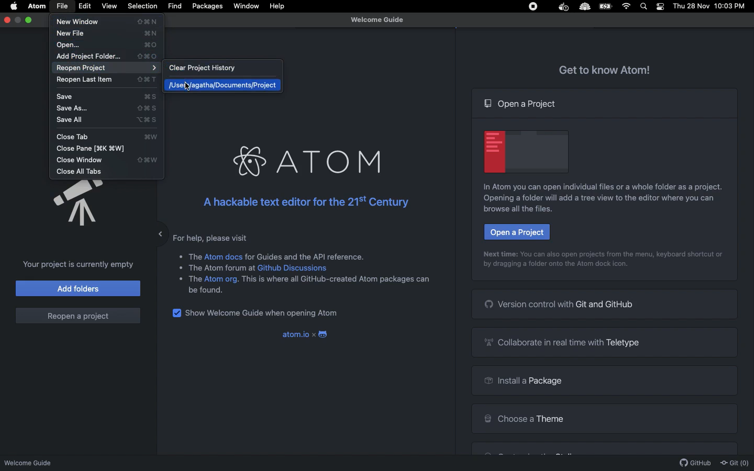 This screenshot has width=754, height=471. What do you see at coordinates (110, 22) in the screenshot?
I see `New window` at bounding box center [110, 22].